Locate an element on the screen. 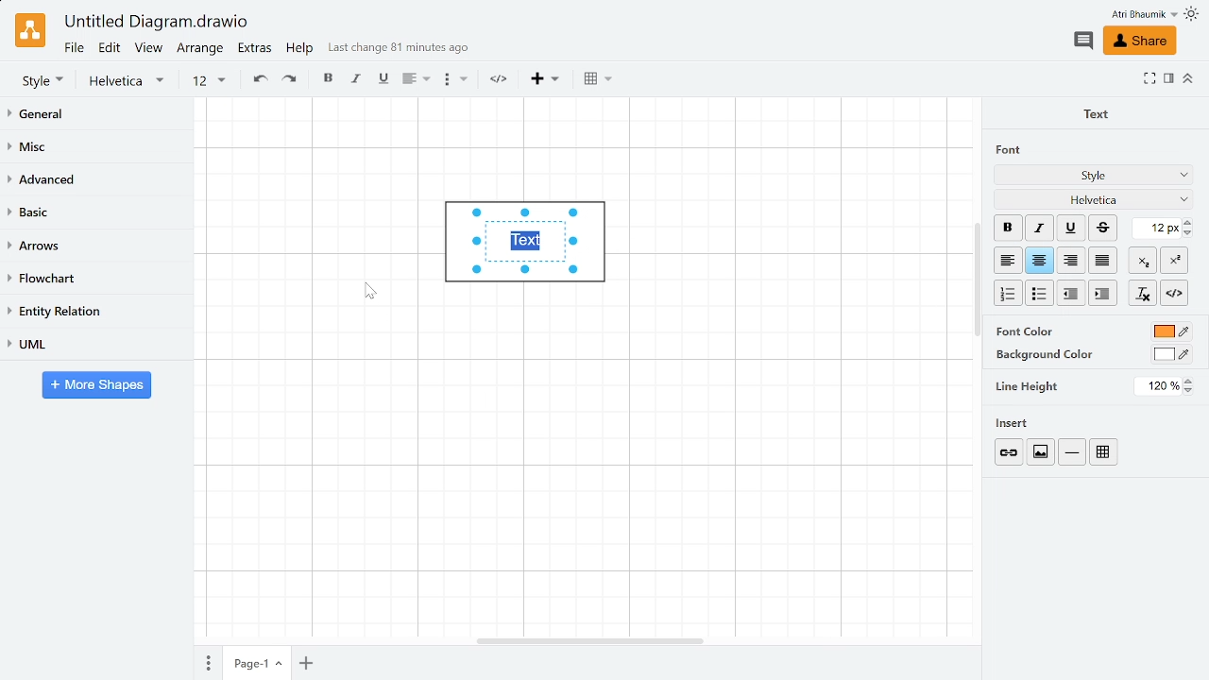 The image size is (1209, 680). Cursor is located at coordinates (376, 298).